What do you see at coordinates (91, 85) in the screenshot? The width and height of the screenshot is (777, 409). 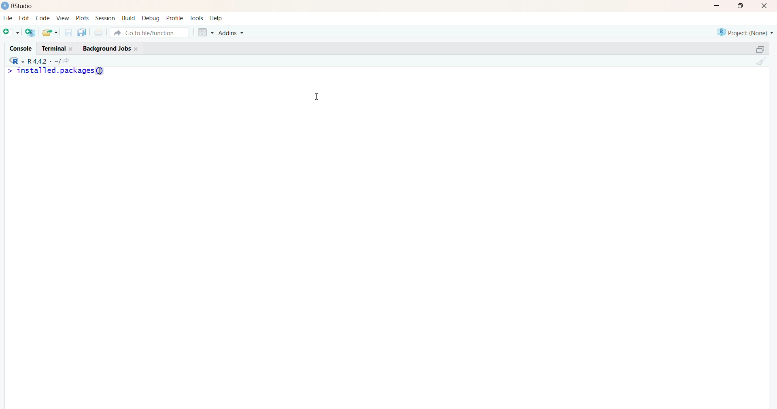 I see `>console log` at bounding box center [91, 85].